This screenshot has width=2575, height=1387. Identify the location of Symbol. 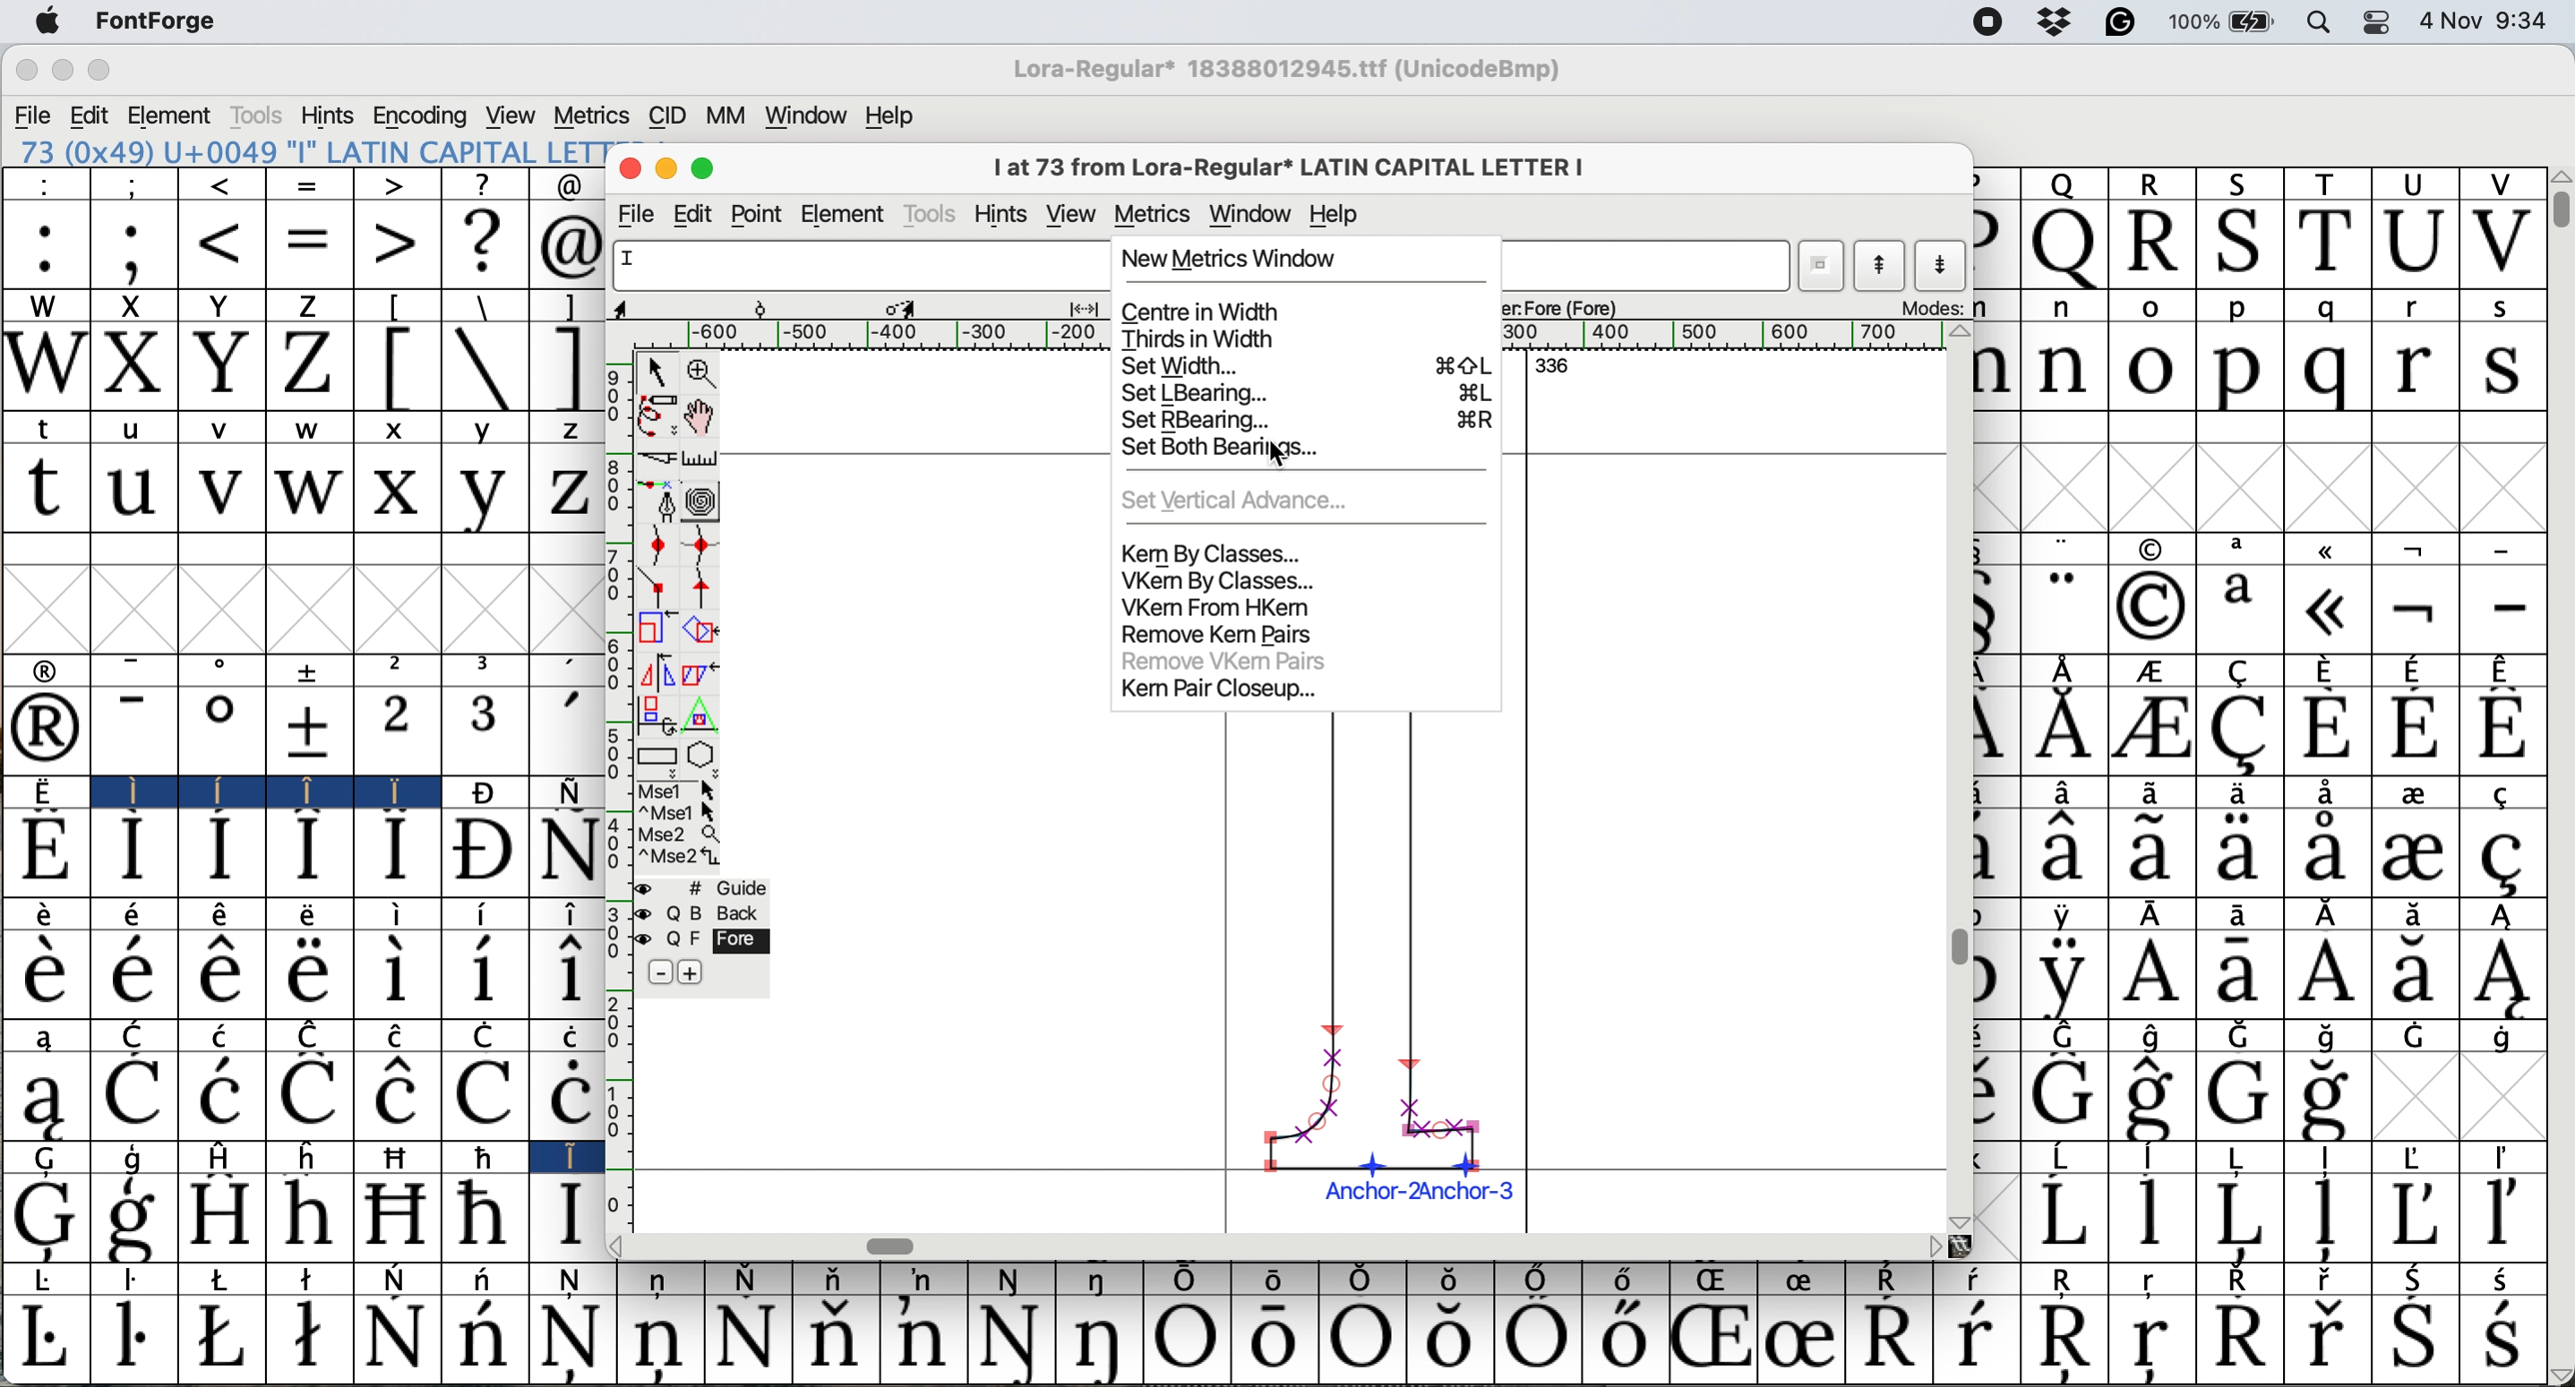
(1012, 1339).